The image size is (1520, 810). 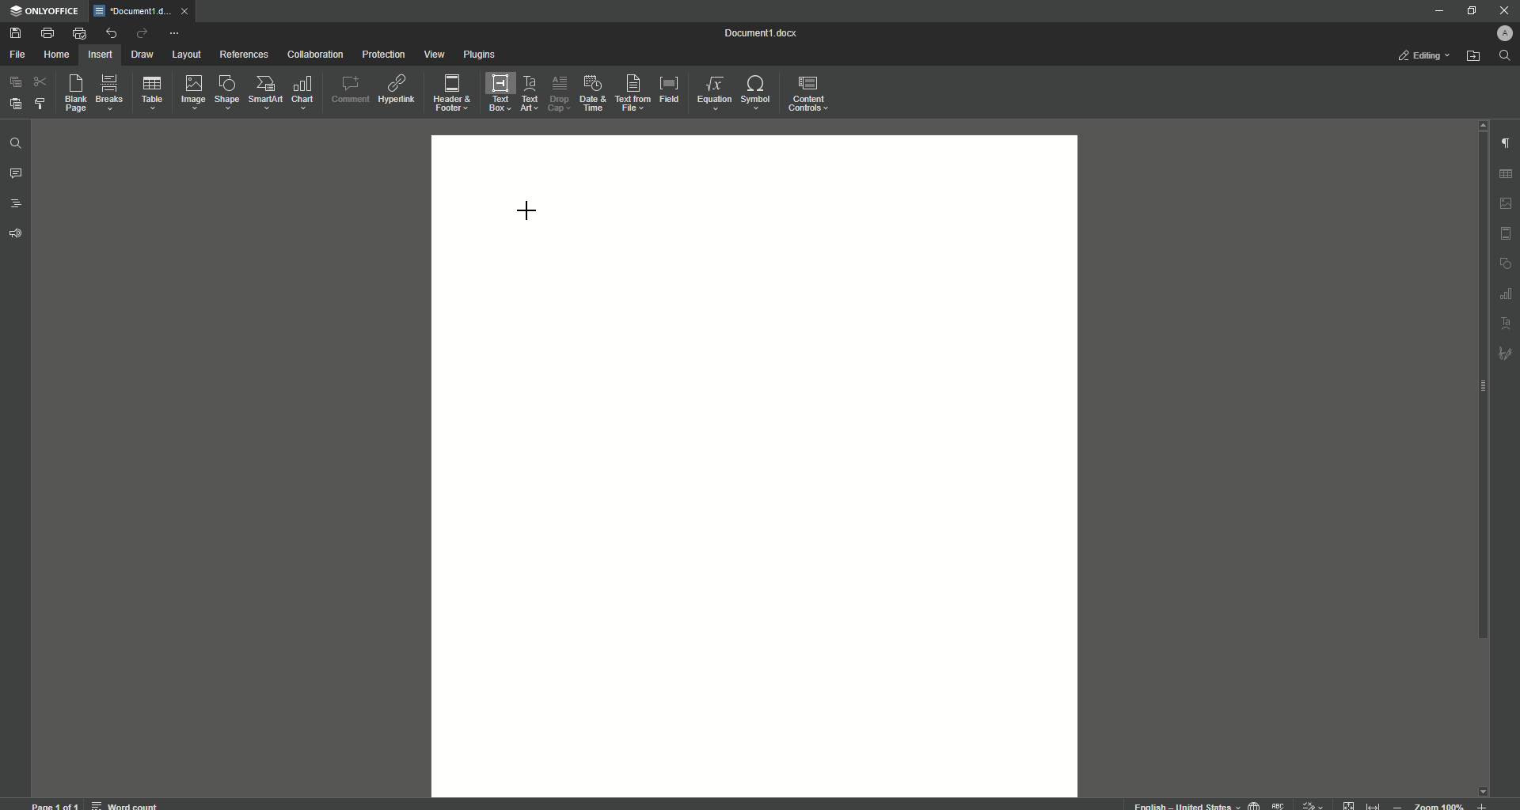 What do you see at coordinates (1508, 172) in the screenshot?
I see `table` at bounding box center [1508, 172].